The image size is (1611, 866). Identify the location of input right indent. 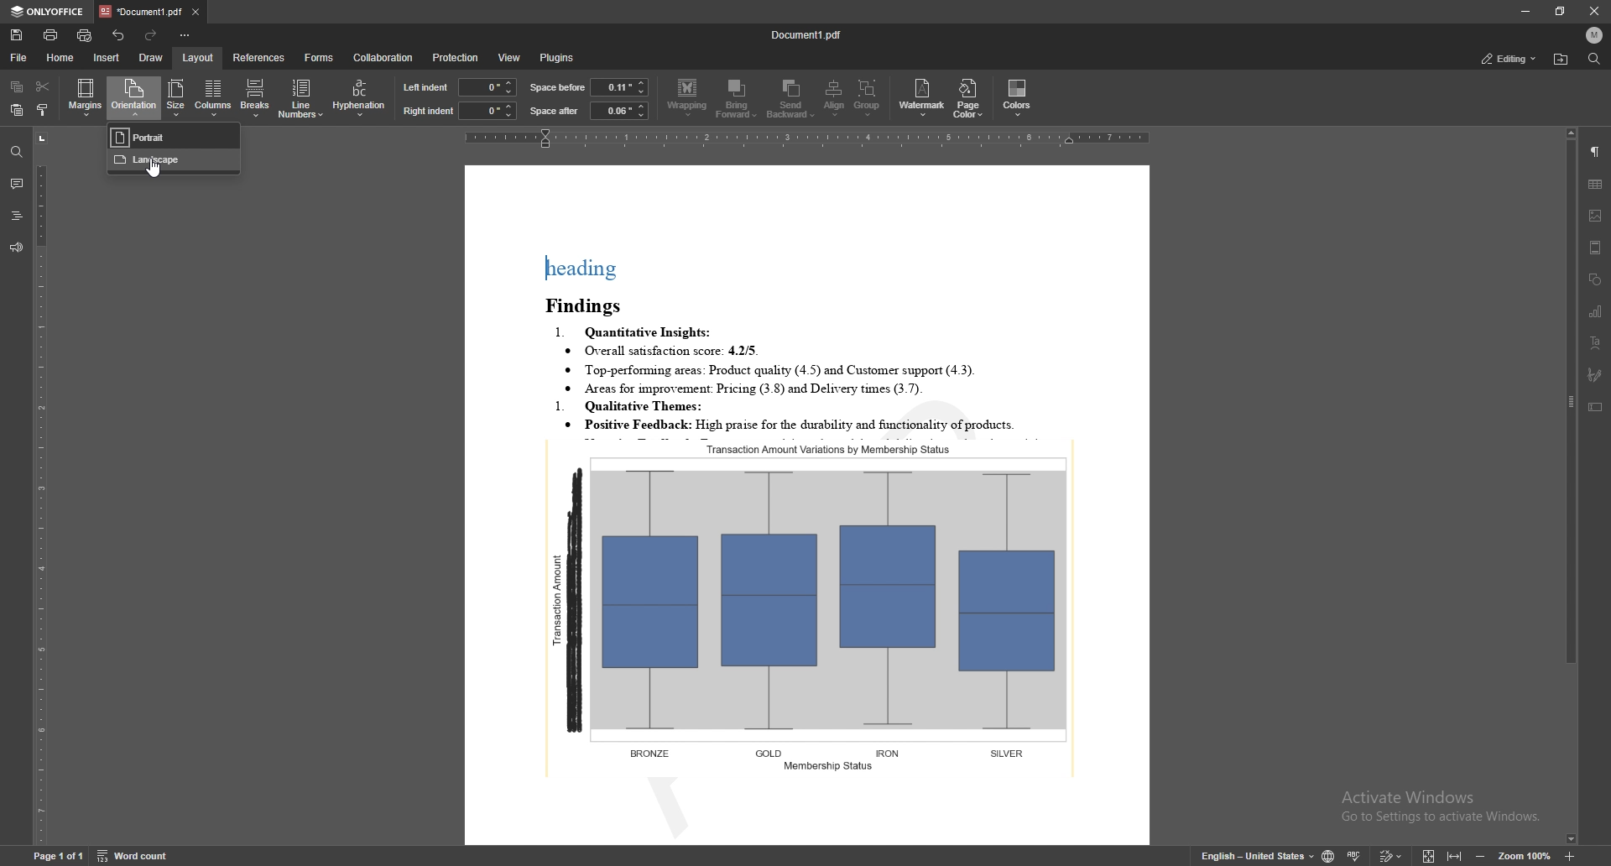
(487, 111).